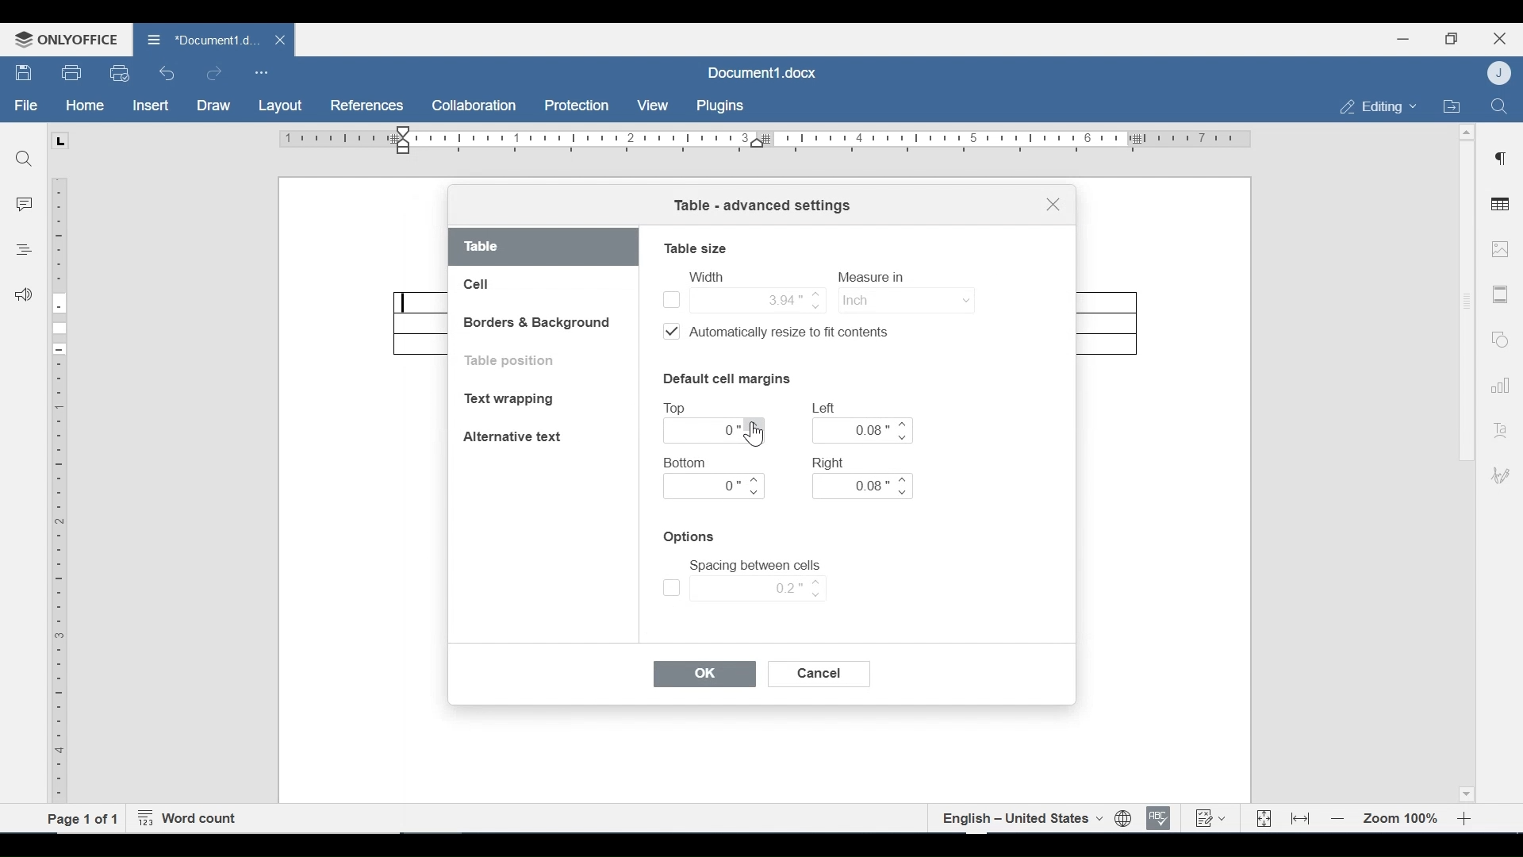  I want to click on Fit to Width, so click(1302, 817).